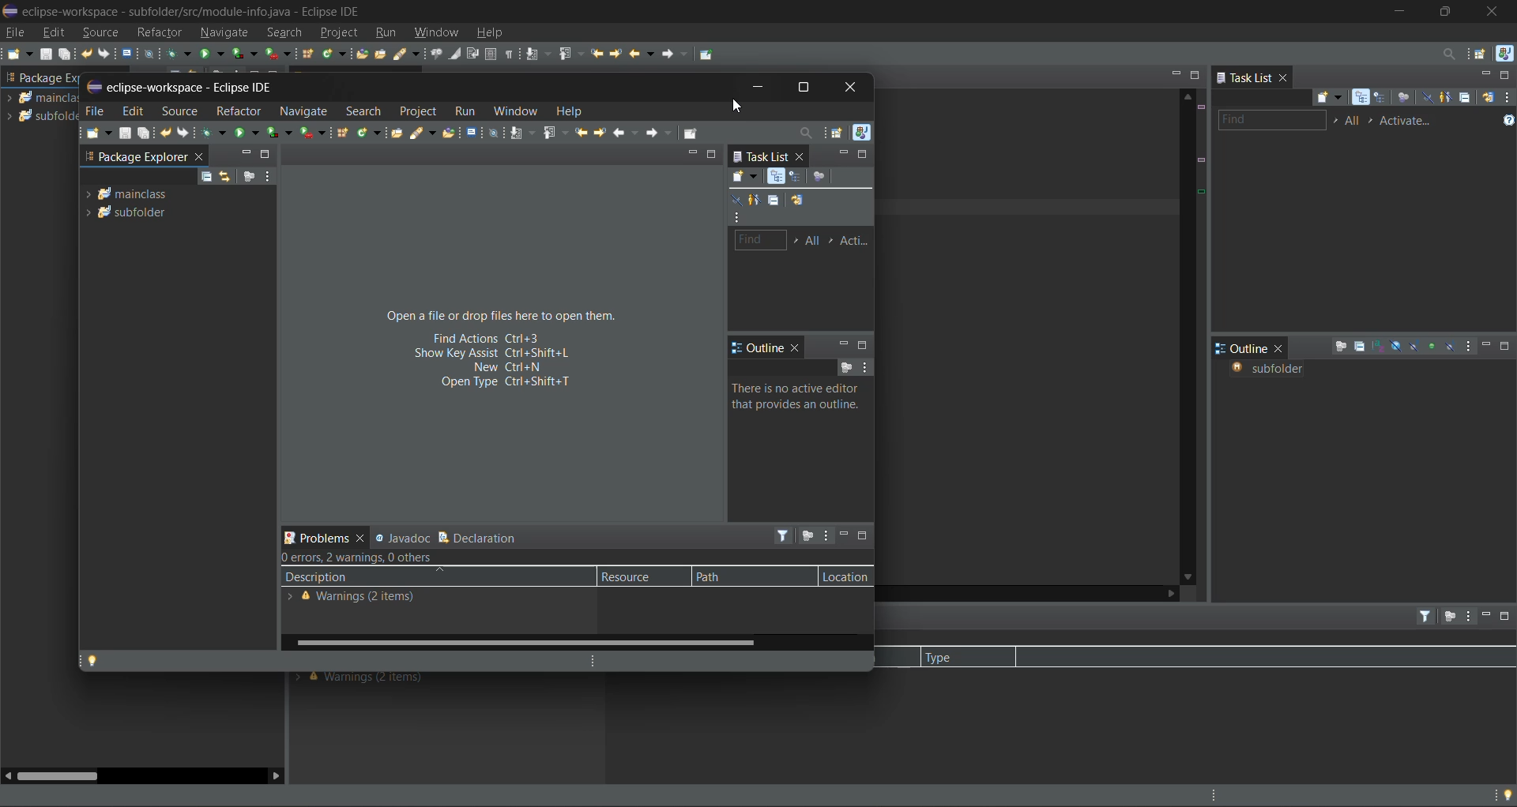  I want to click on java, so click(863, 133).